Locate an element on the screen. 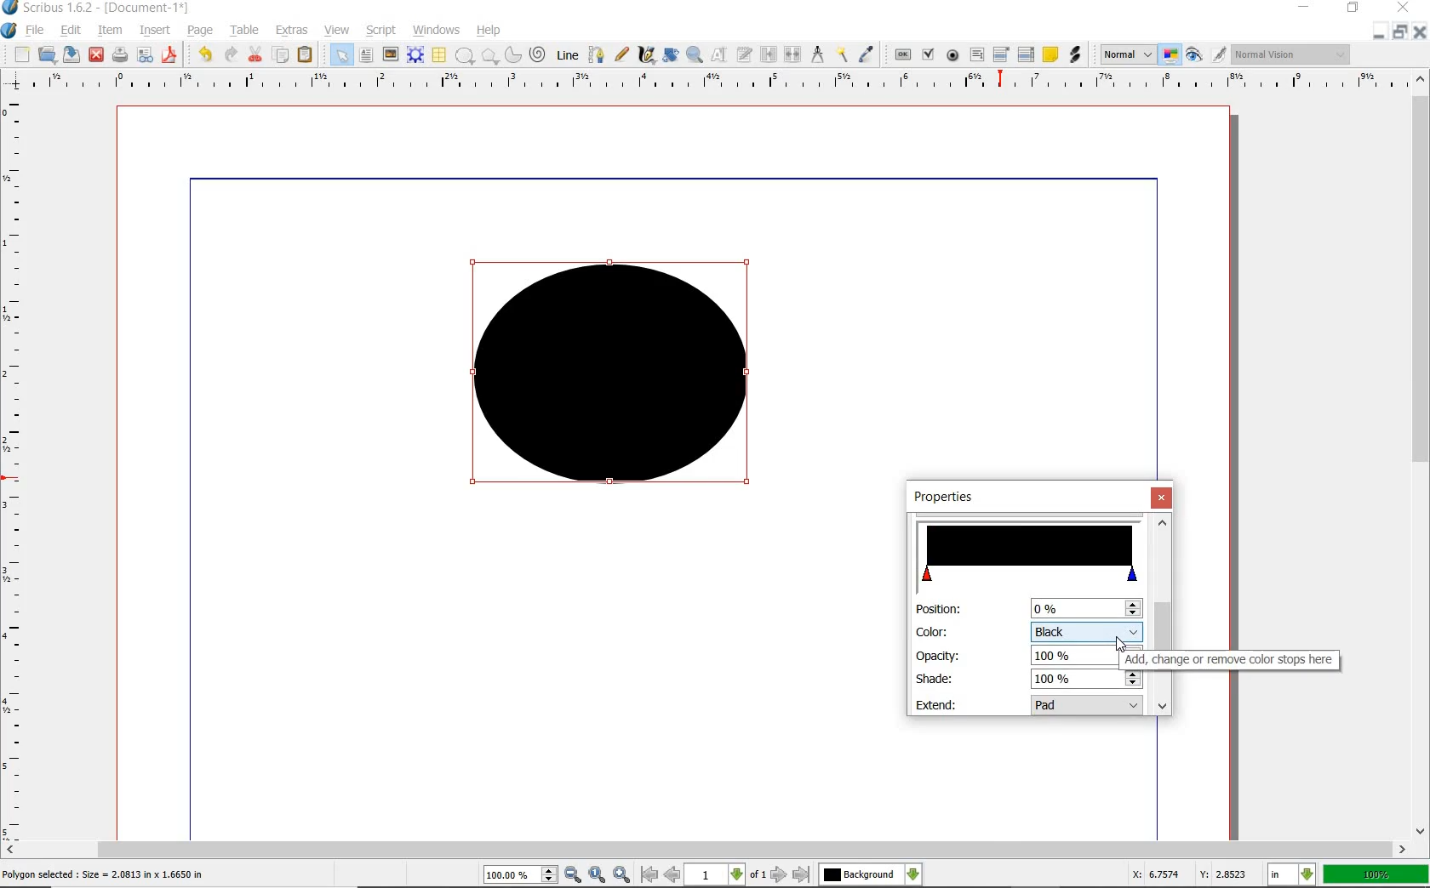 This screenshot has height=888, width=1430. SCRIPT is located at coordinates (379, 29).